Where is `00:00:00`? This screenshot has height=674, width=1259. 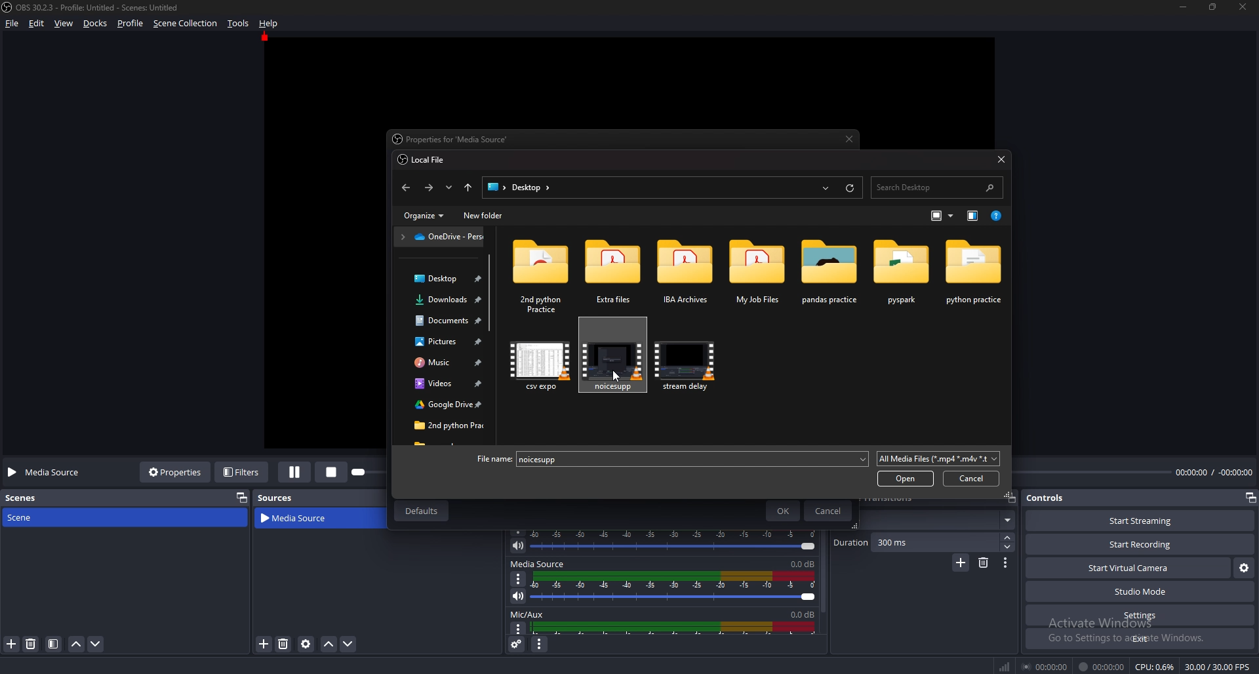 00:00:00 is located at coordinates (1047, 666).